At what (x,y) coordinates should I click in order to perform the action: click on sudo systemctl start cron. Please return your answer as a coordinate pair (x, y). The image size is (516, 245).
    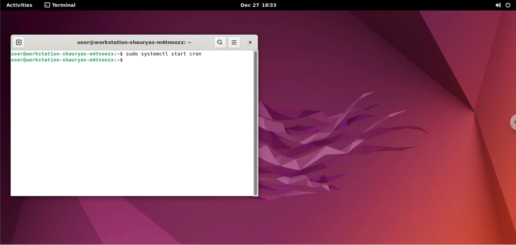
    Looking at the image, I should click on (169, 54).